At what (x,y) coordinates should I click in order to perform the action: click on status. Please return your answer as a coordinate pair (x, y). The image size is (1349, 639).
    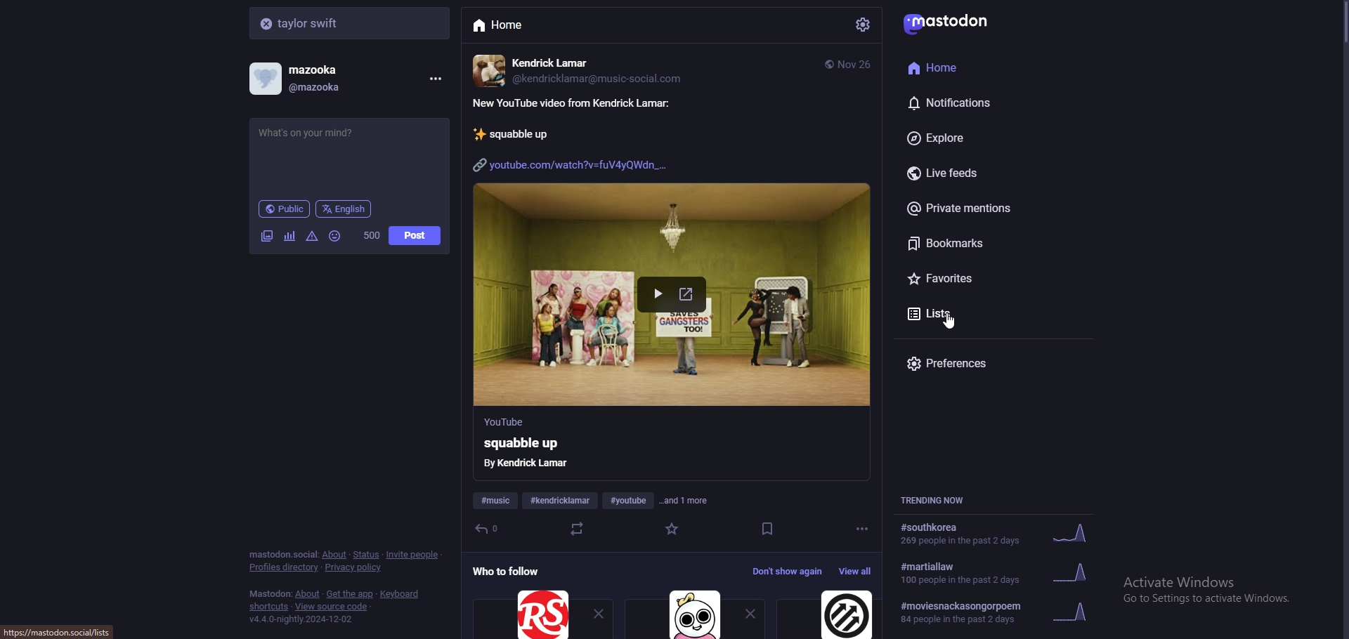
    Looking at the image, I should click on (365, 555).